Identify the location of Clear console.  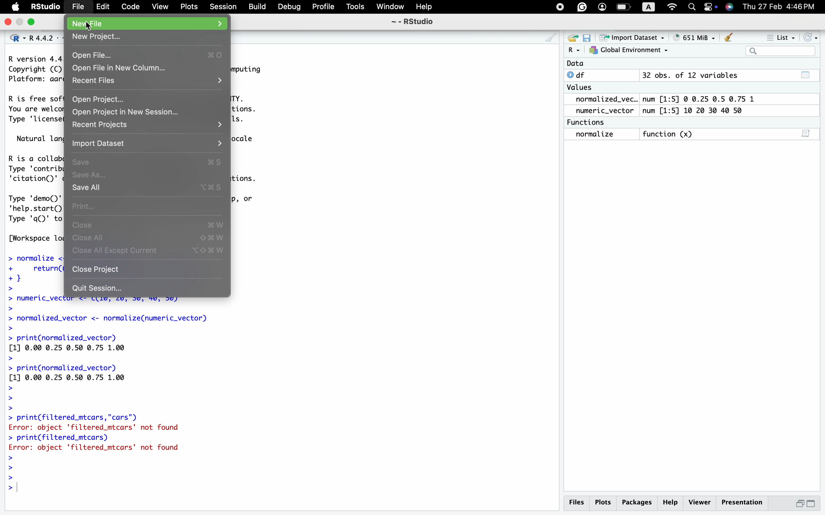
(730, 36).